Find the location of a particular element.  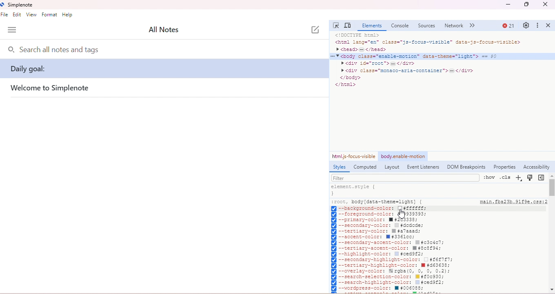

search bar is located at coordinates (84, 50).